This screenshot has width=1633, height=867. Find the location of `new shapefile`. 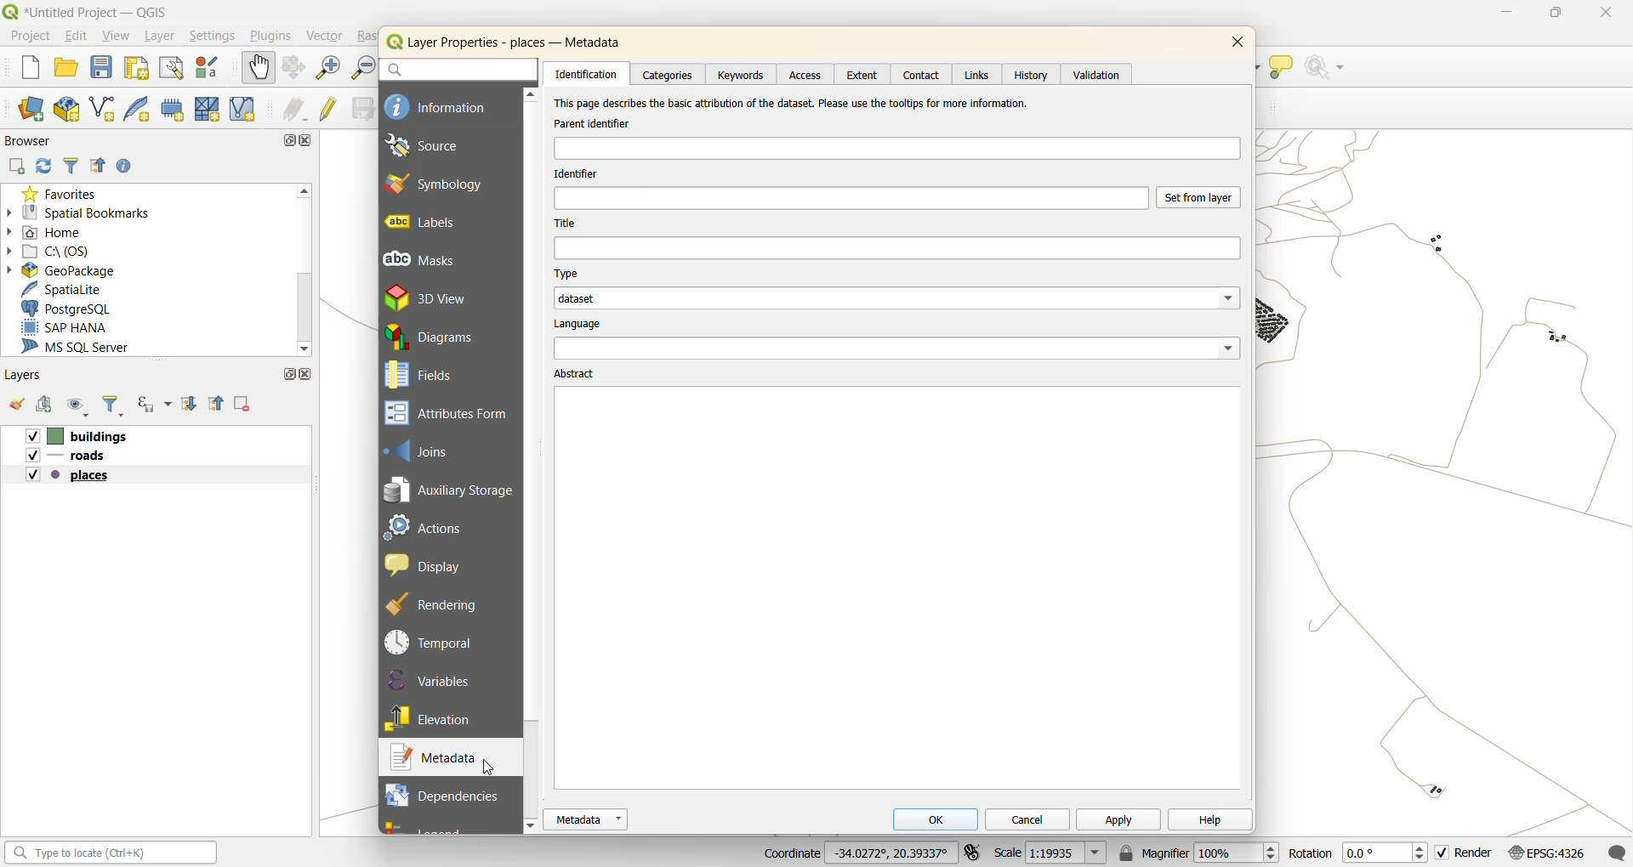

new shapefile is located at coordinates (106, 109).